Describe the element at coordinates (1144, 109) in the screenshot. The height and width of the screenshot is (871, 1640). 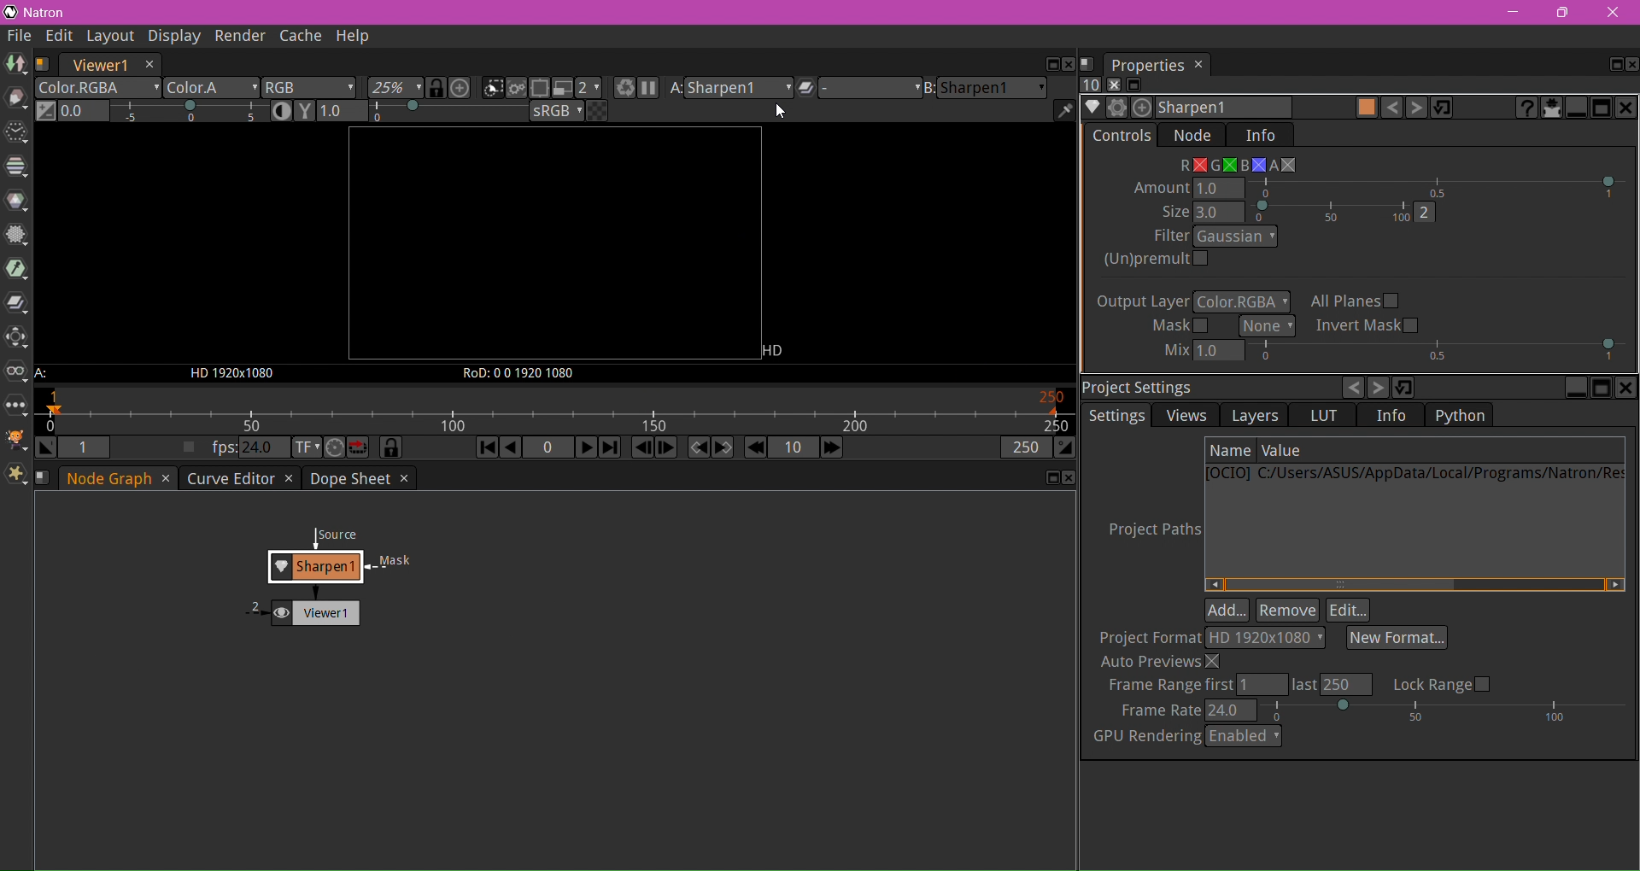
I see `Centers the node graph on this item` at that location.